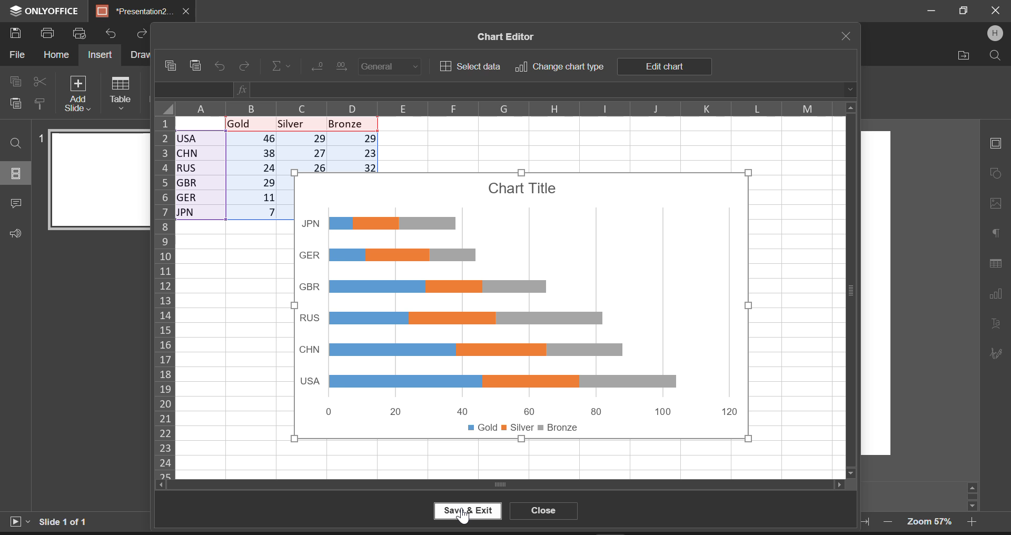 The image size is (1011, 535). What do you see at coordinates (66, 522) in the screenshot?
I see `Slide 1 of 1` at bounding box center [66, 522].